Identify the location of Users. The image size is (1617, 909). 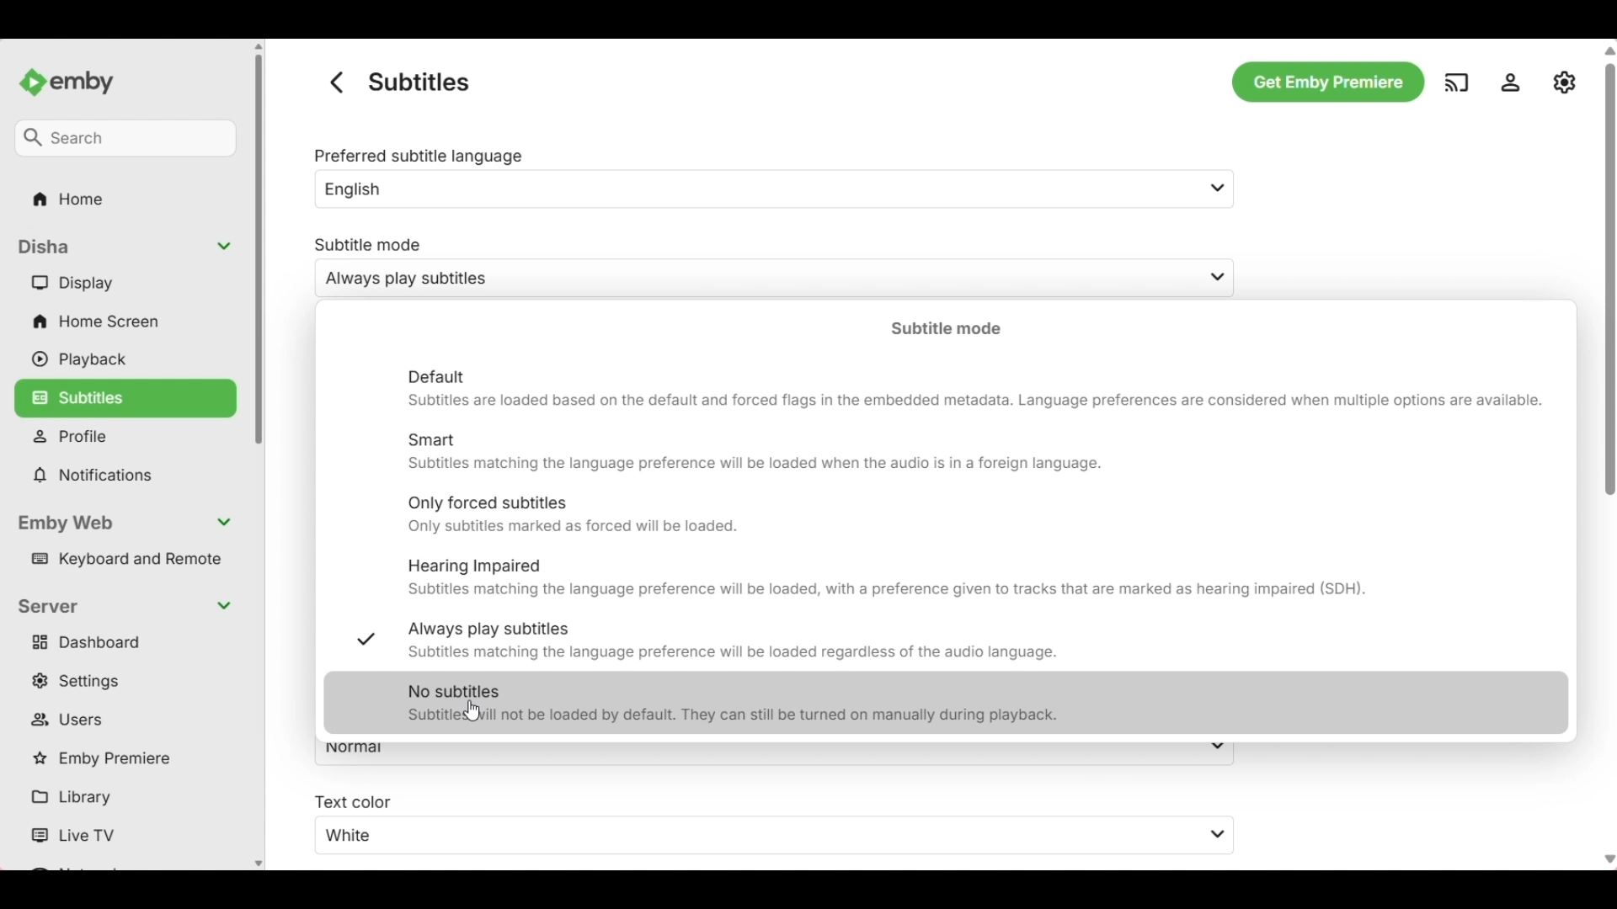
(128, 720).